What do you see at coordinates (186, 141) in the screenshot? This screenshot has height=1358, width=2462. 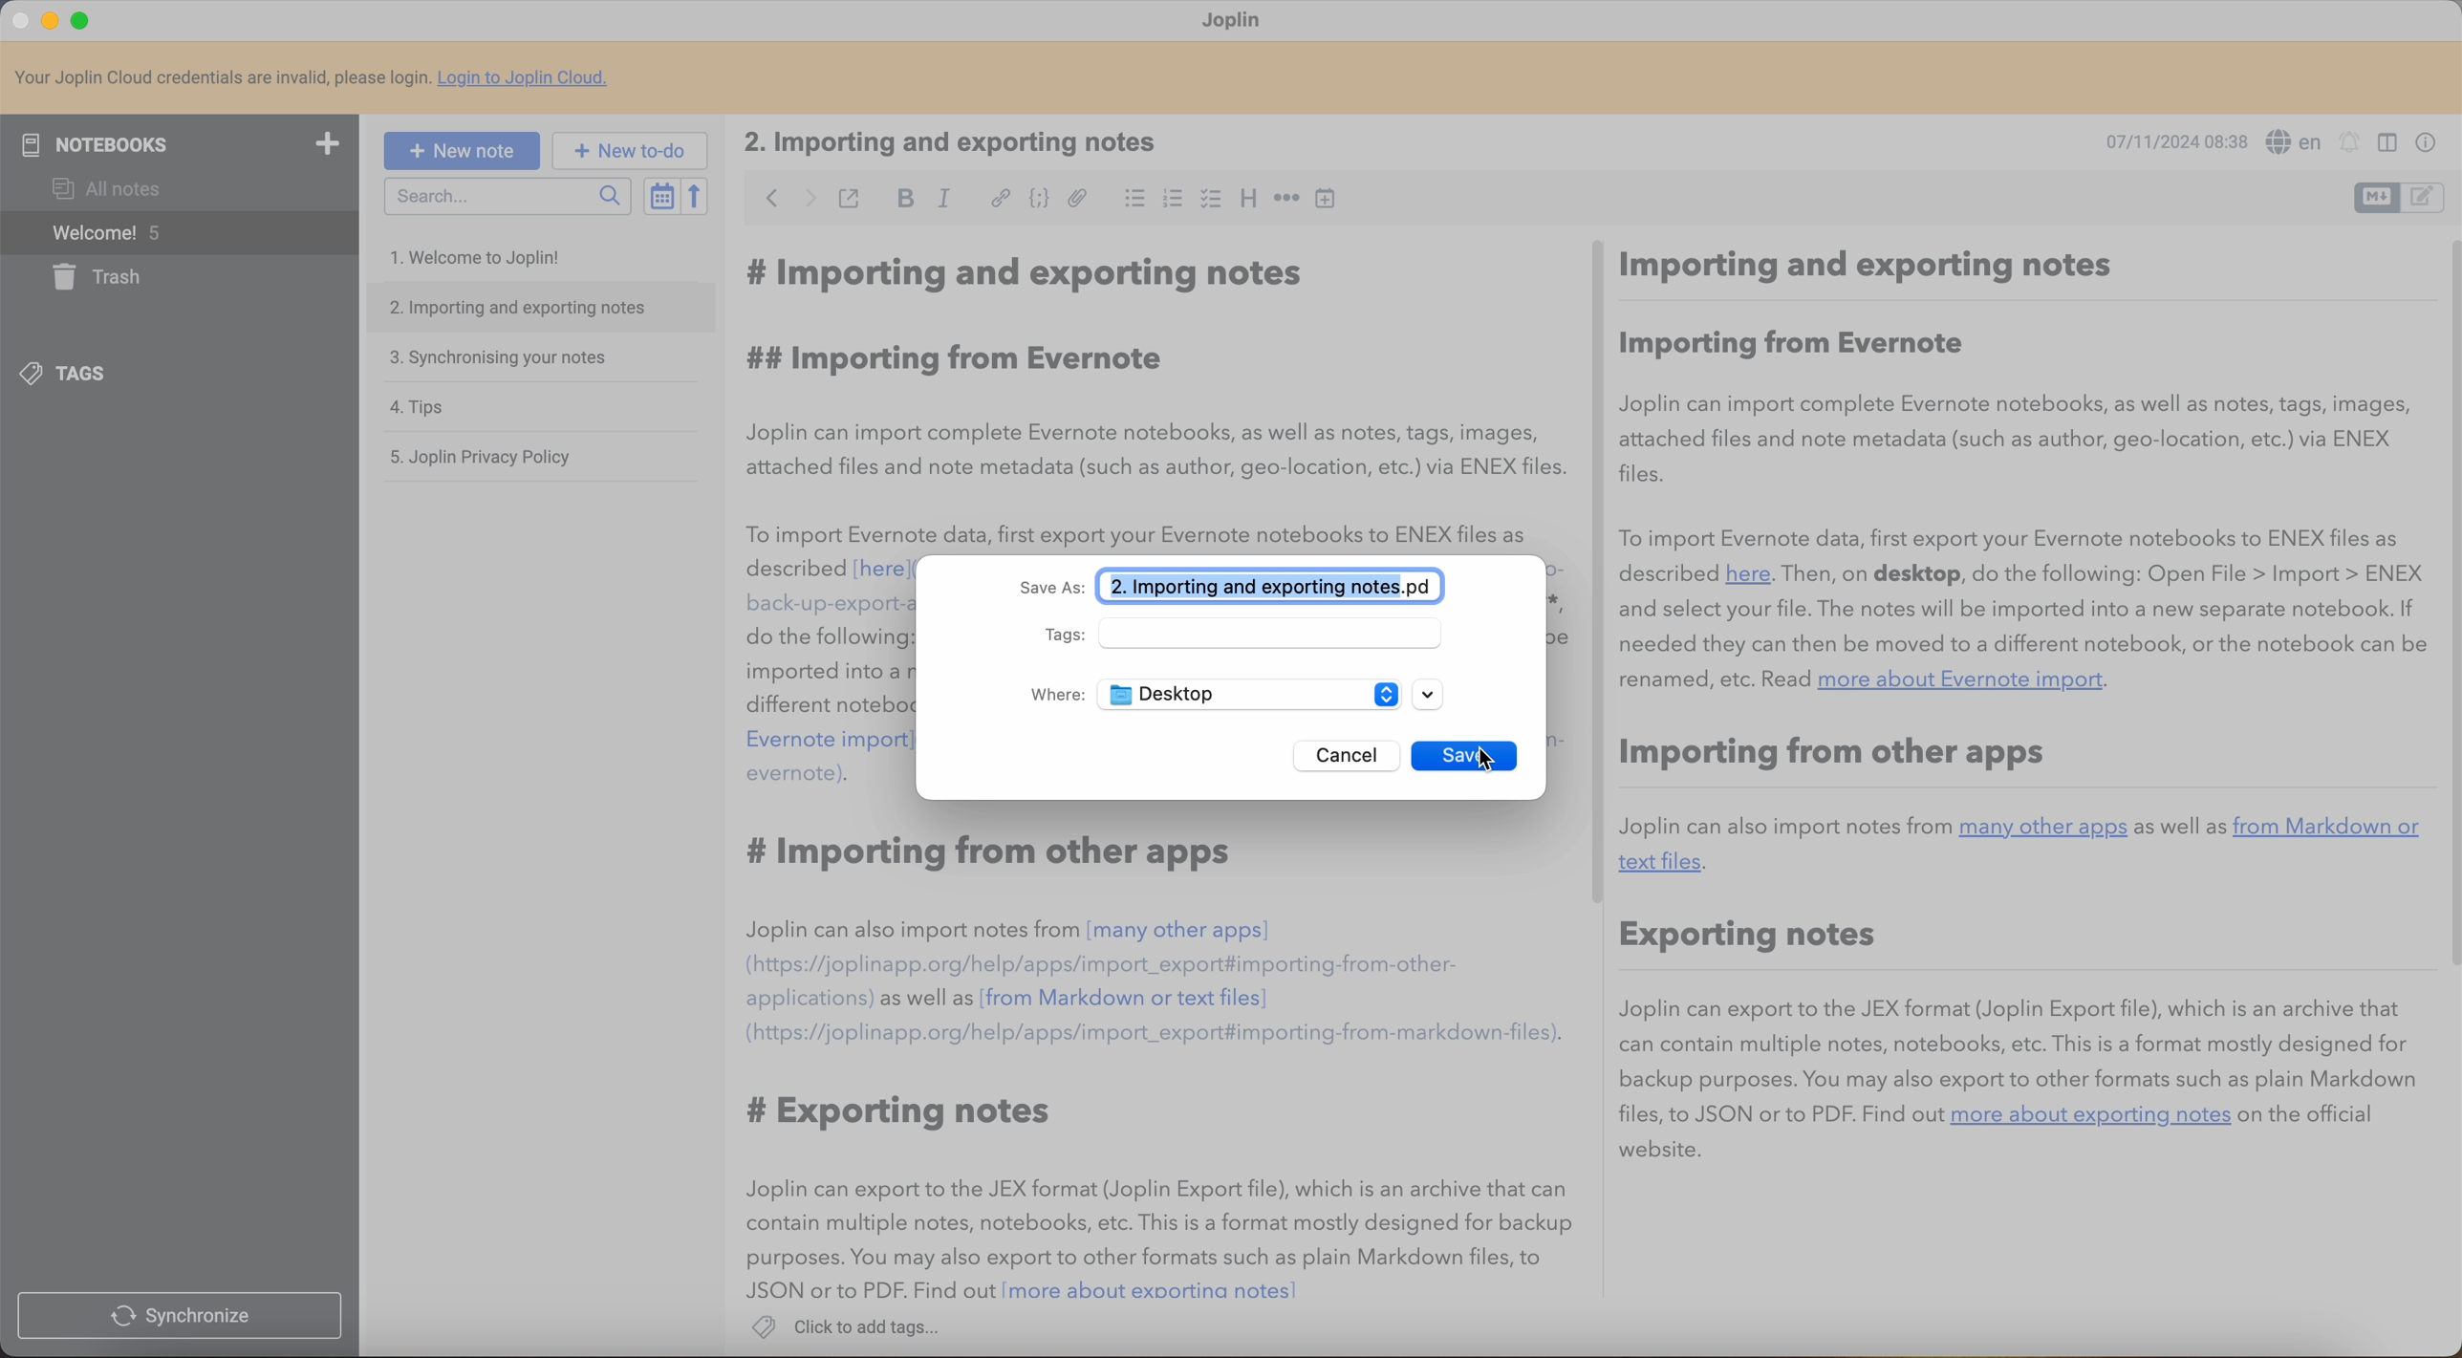 I see `notebooks` at bounding box center [186, 141].